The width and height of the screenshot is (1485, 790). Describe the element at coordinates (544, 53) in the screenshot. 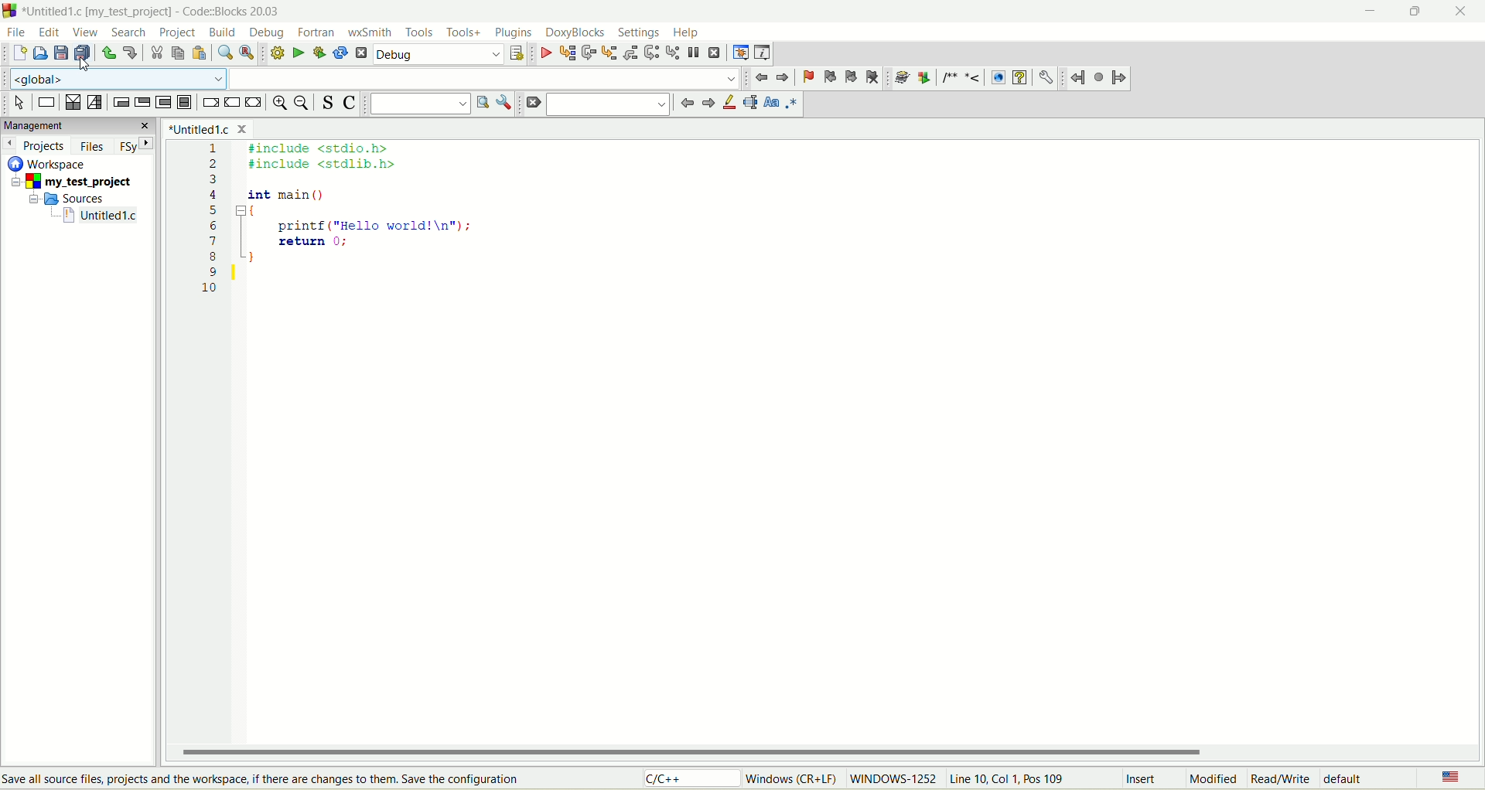

I see `debug` at that location.